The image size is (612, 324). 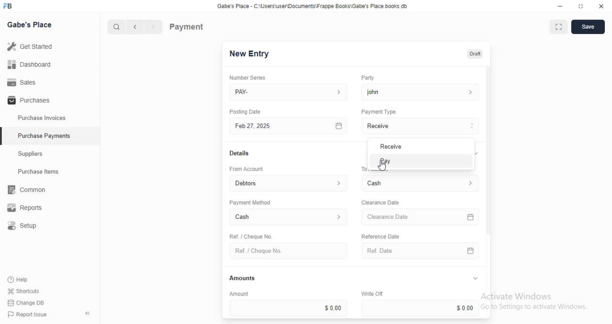 What do you see at coordinates (418, 146) in the screenshot?
I see `Receive` at bounding box center [418, 146].